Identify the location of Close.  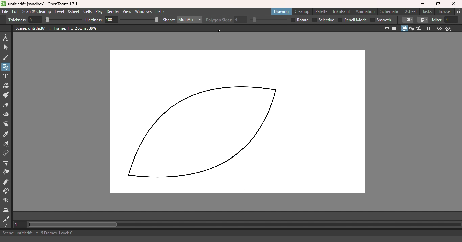
(455, 4).